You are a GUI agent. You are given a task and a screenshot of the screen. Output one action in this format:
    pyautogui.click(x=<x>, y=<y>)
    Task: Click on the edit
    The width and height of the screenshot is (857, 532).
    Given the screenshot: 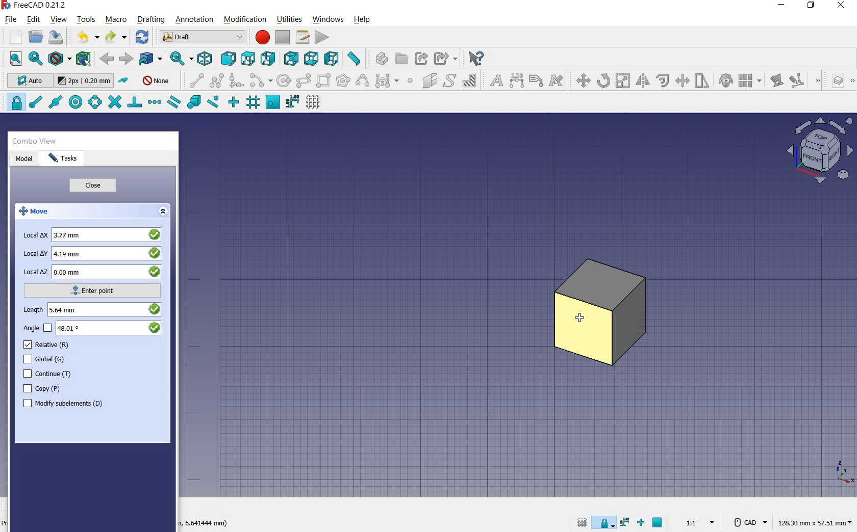 What is the action you would take?
    pyautogui.click(x=776, y=80)
    